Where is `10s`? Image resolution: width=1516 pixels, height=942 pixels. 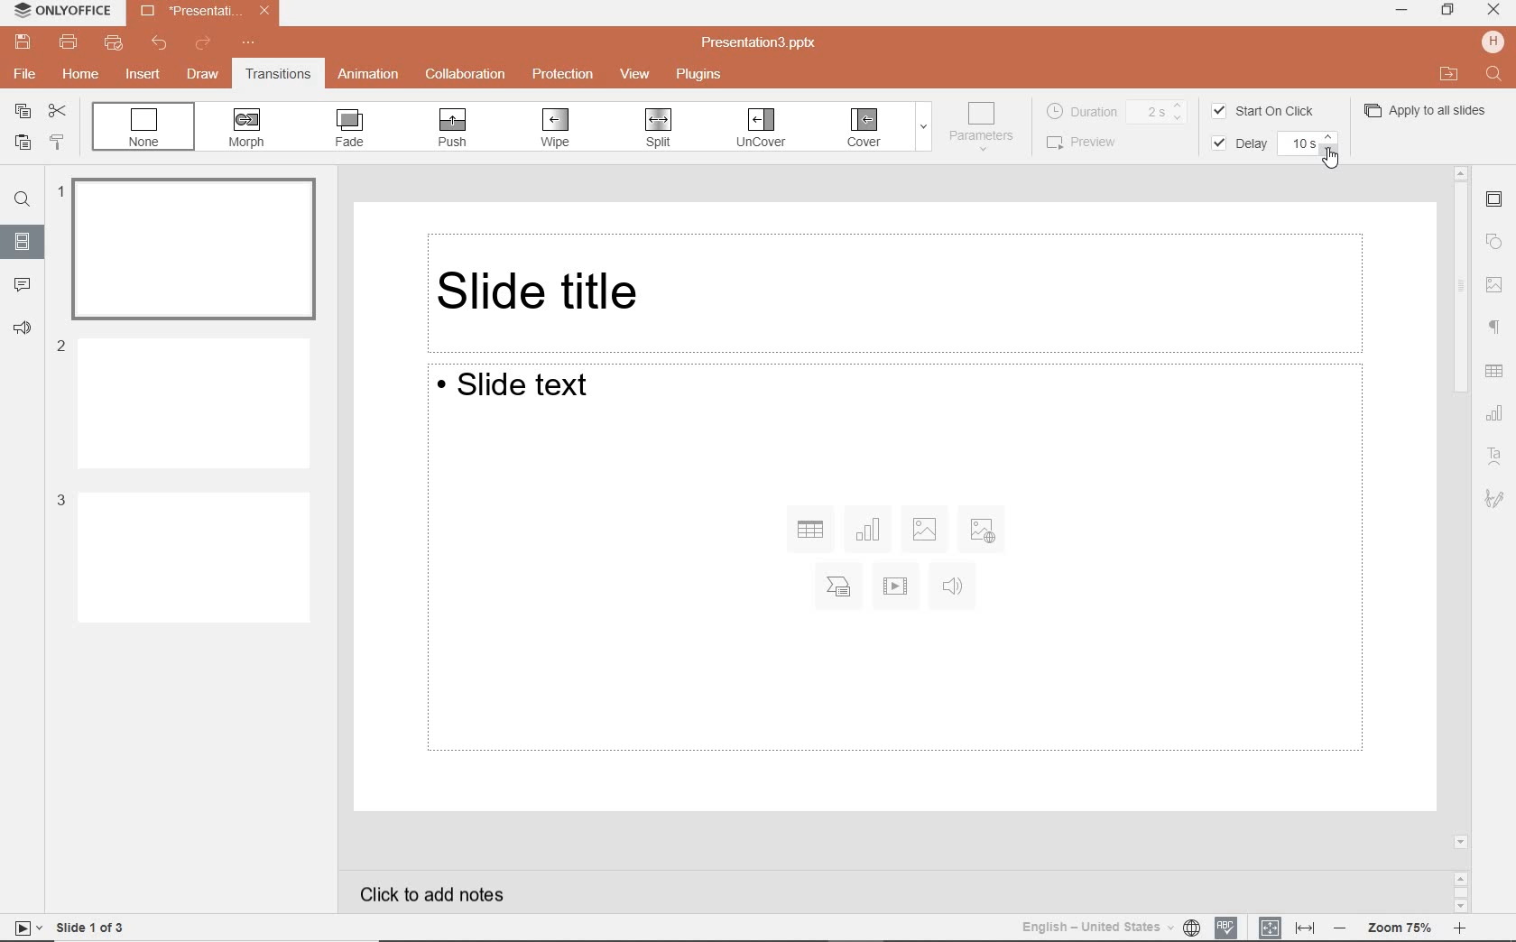 10s is located at coordinates (1310, 143).